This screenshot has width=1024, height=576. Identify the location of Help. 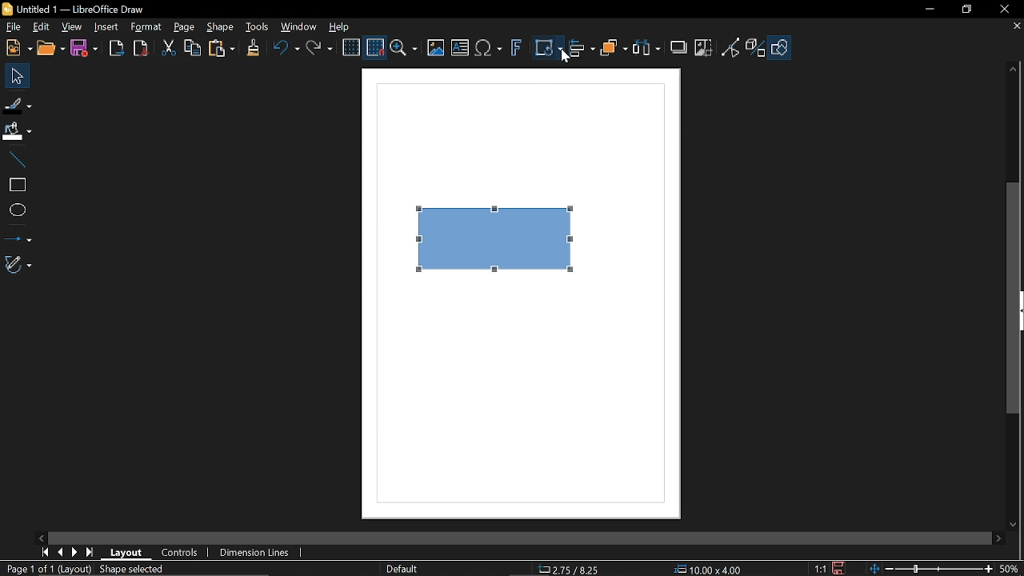
(339, 27).